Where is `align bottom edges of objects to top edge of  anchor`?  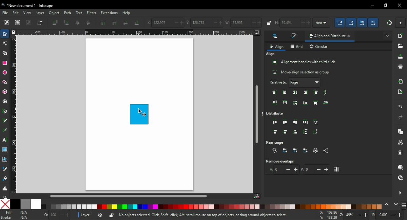 align bottom edges of objects to top edge of  anchor is located at coordinates (274, 101).